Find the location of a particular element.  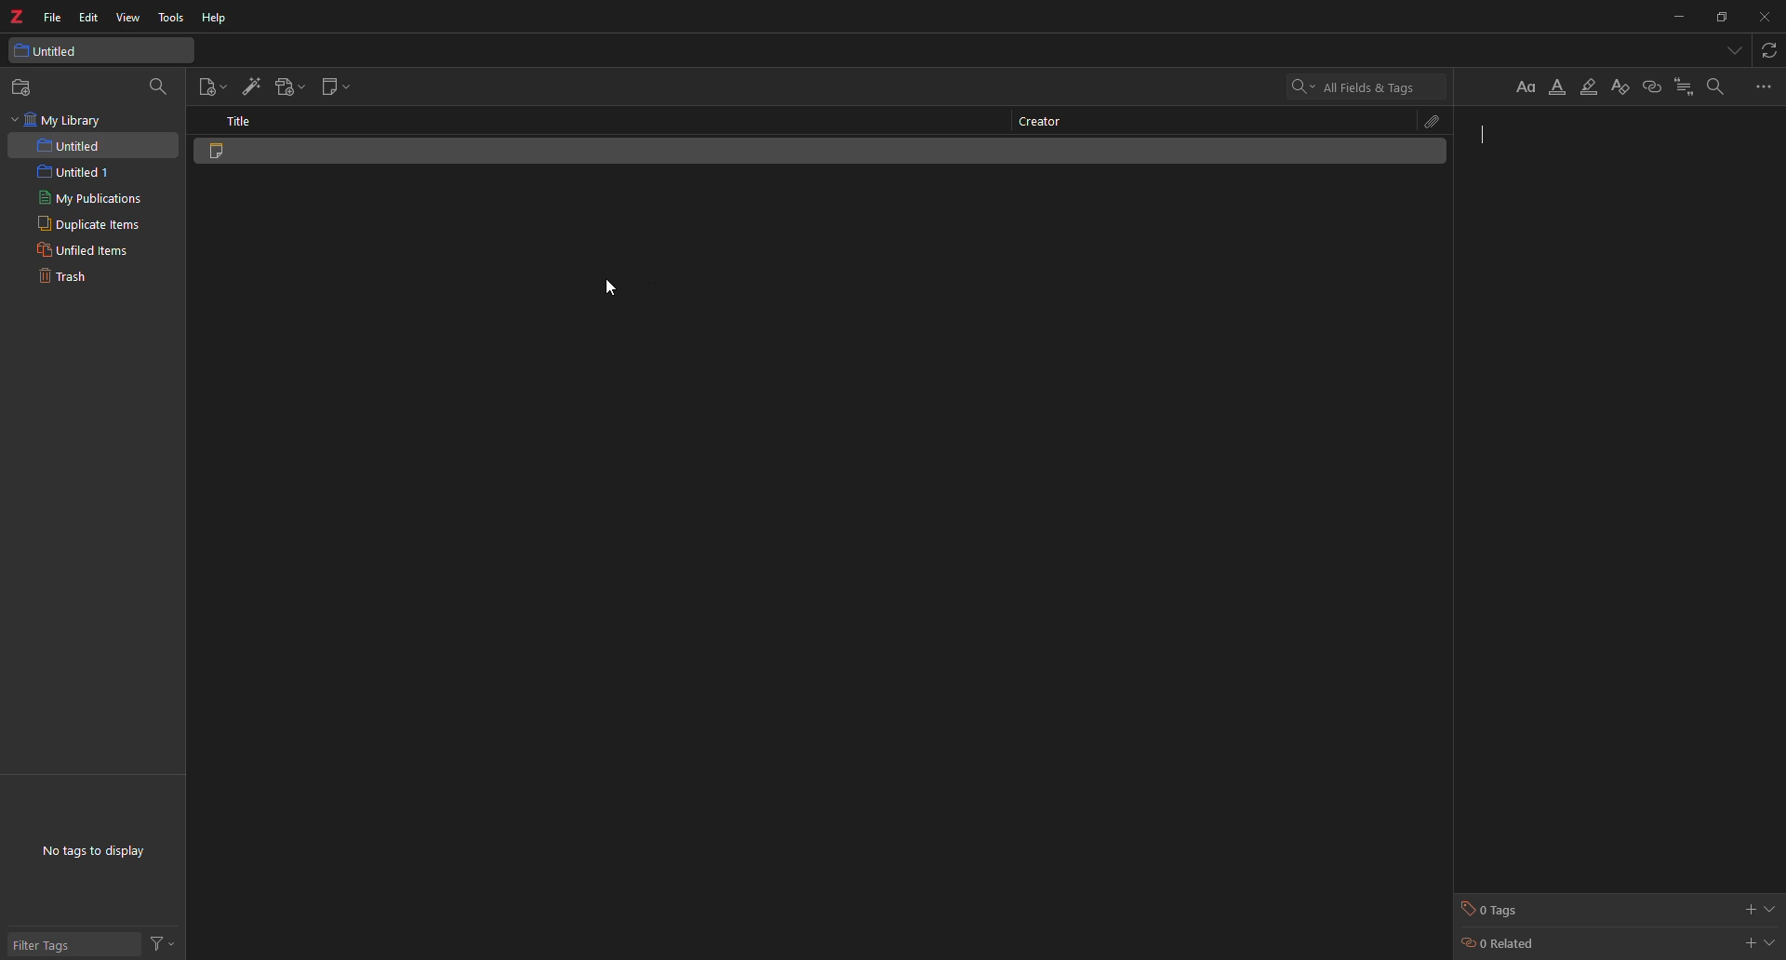

text color is located at coordinates (1561, 82).